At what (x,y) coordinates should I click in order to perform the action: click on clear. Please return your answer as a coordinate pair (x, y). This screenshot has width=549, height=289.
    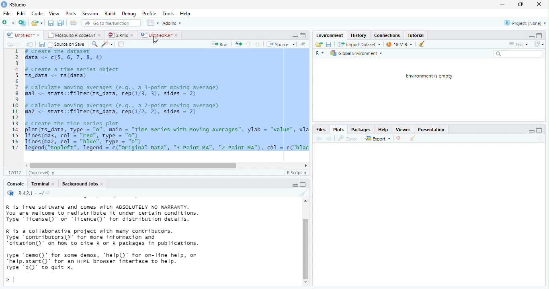
    Looking at the image, I should click on (422, 43).